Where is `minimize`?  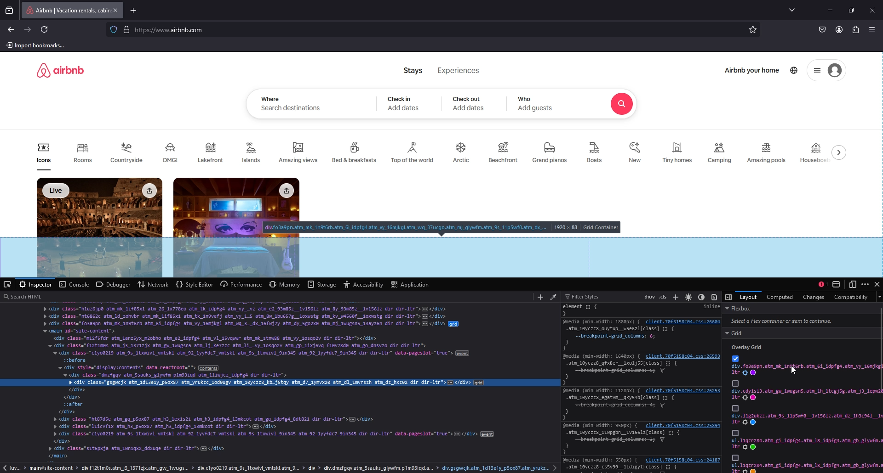
minimize is located at coordinates (830, 10).